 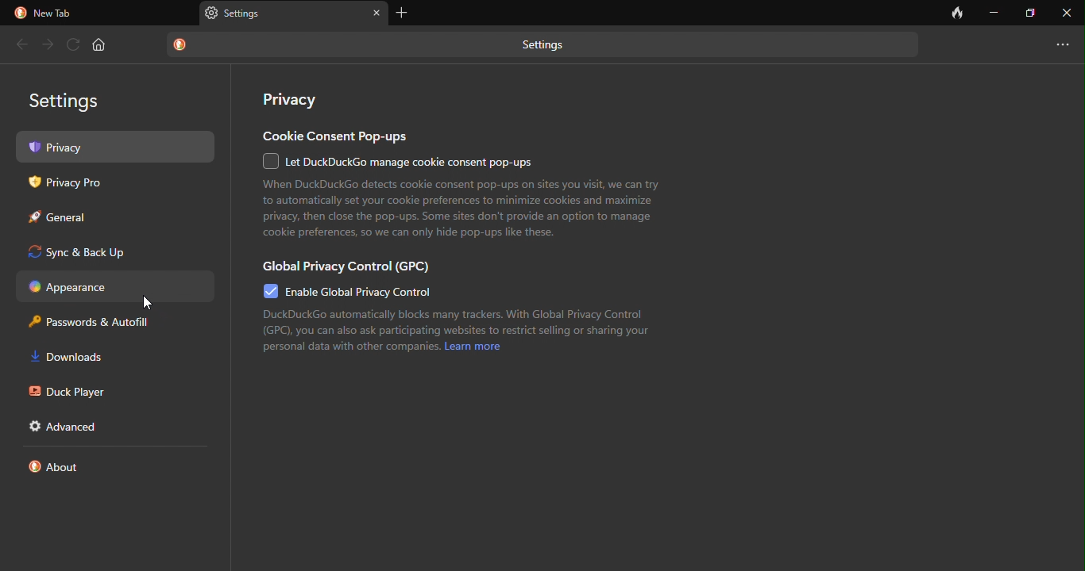 What do you see at coordinates (467, 208) in the screenshot?
I see `text on cookie consent pop-ups` at bounding box center [467, 208].